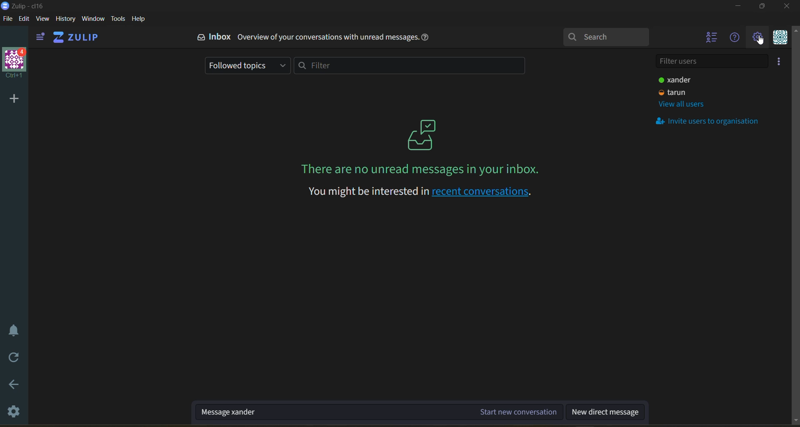 This screenshot has height=427, width=800. What do you see at coordinates (779, 60) in the screenshot?
I see `invite users to organisation` at bounding box center [779, 60].